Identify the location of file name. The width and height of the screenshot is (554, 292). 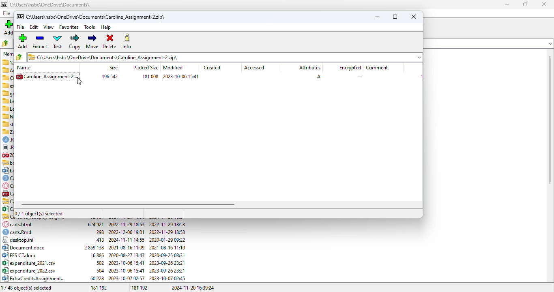
(96, 17).